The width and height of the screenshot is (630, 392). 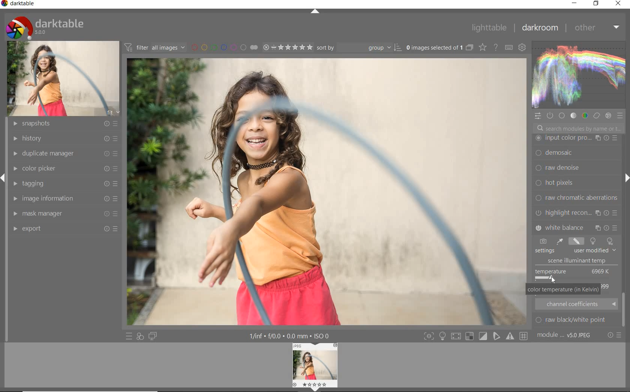 I want to click on selected images, so click(x=433, y=47).